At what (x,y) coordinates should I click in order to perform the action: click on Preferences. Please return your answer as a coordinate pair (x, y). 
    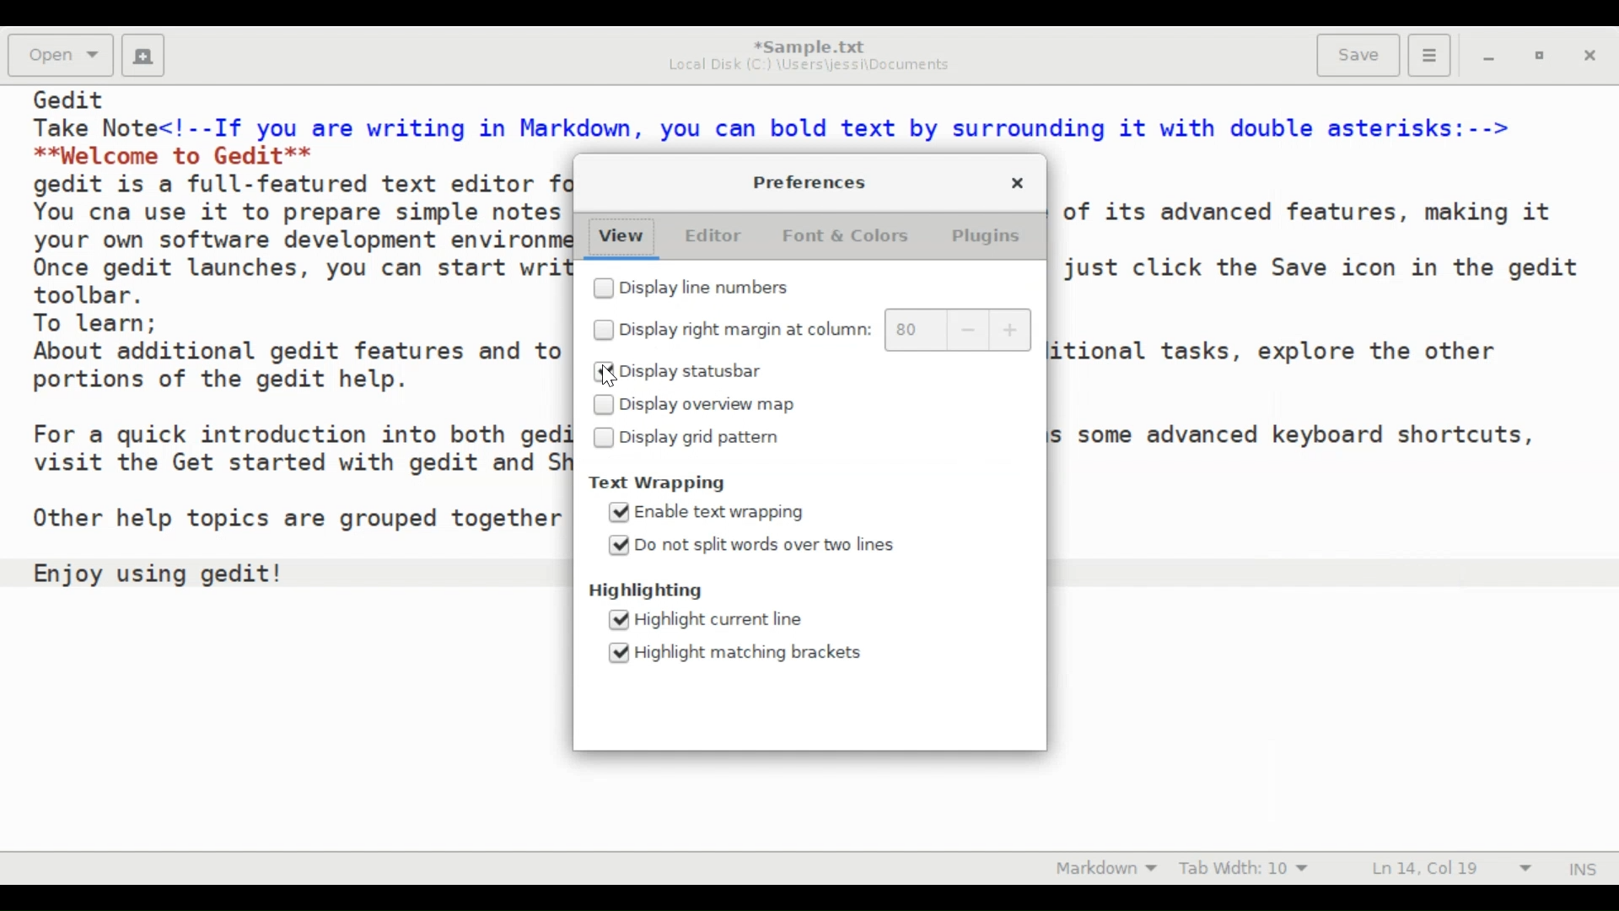
    Looking at the image, I should click on (807, 185).